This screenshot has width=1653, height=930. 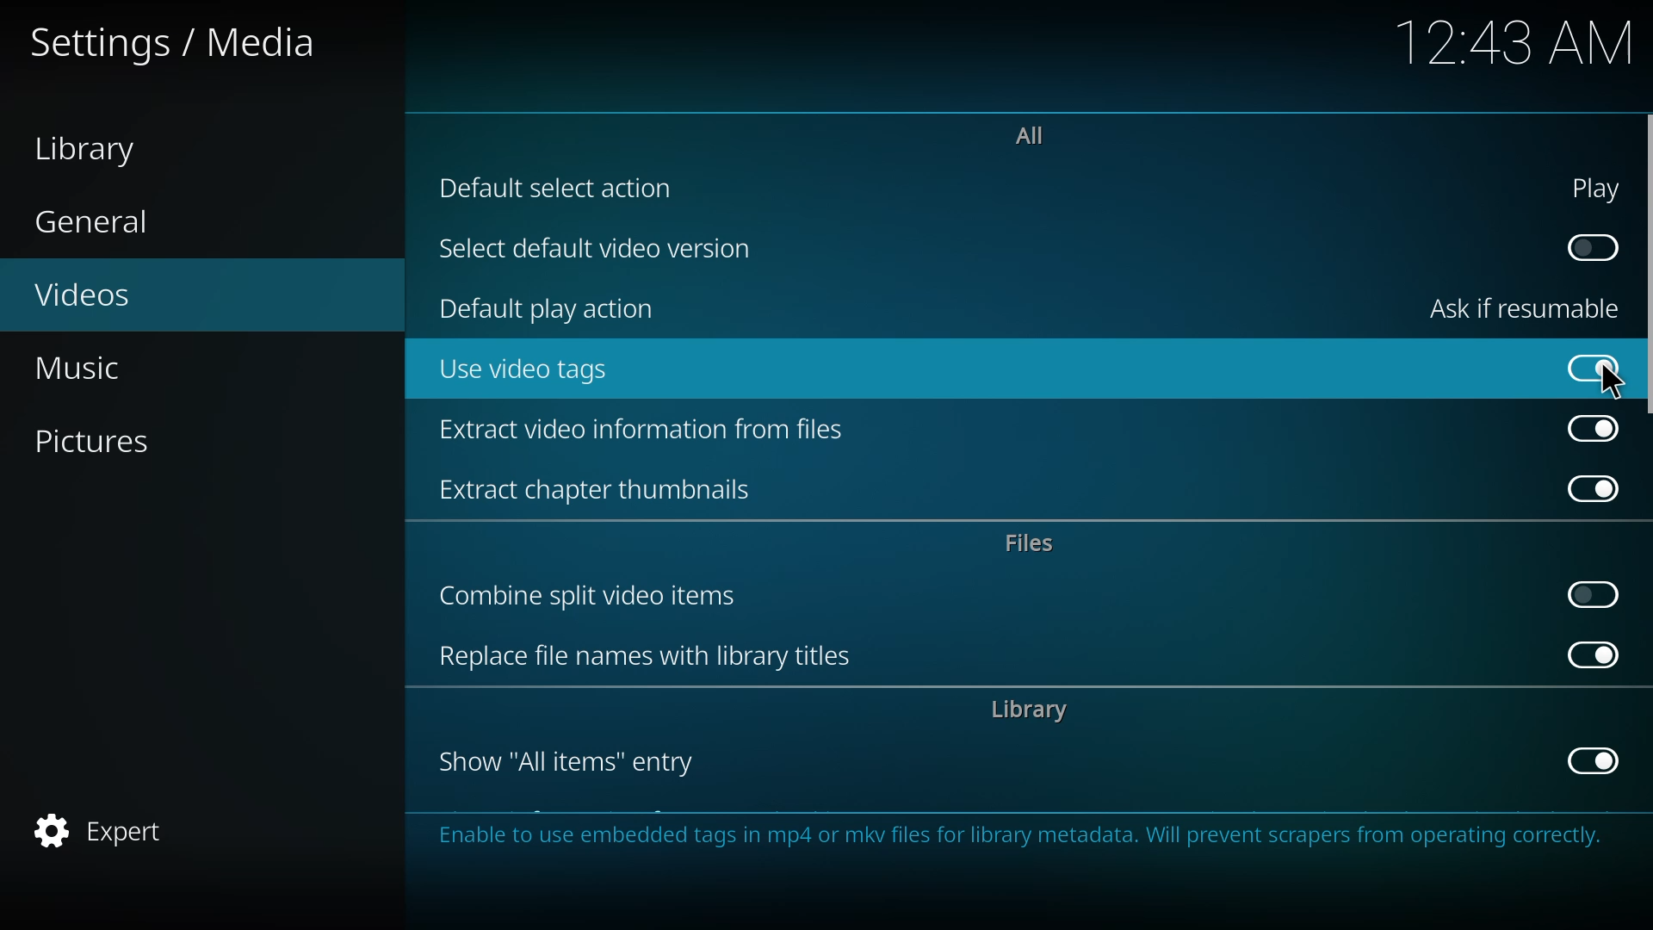 What do you see at coordinates (648, 655) in the screenshot?
I see `replace file names` at bounding box center [648, 655].